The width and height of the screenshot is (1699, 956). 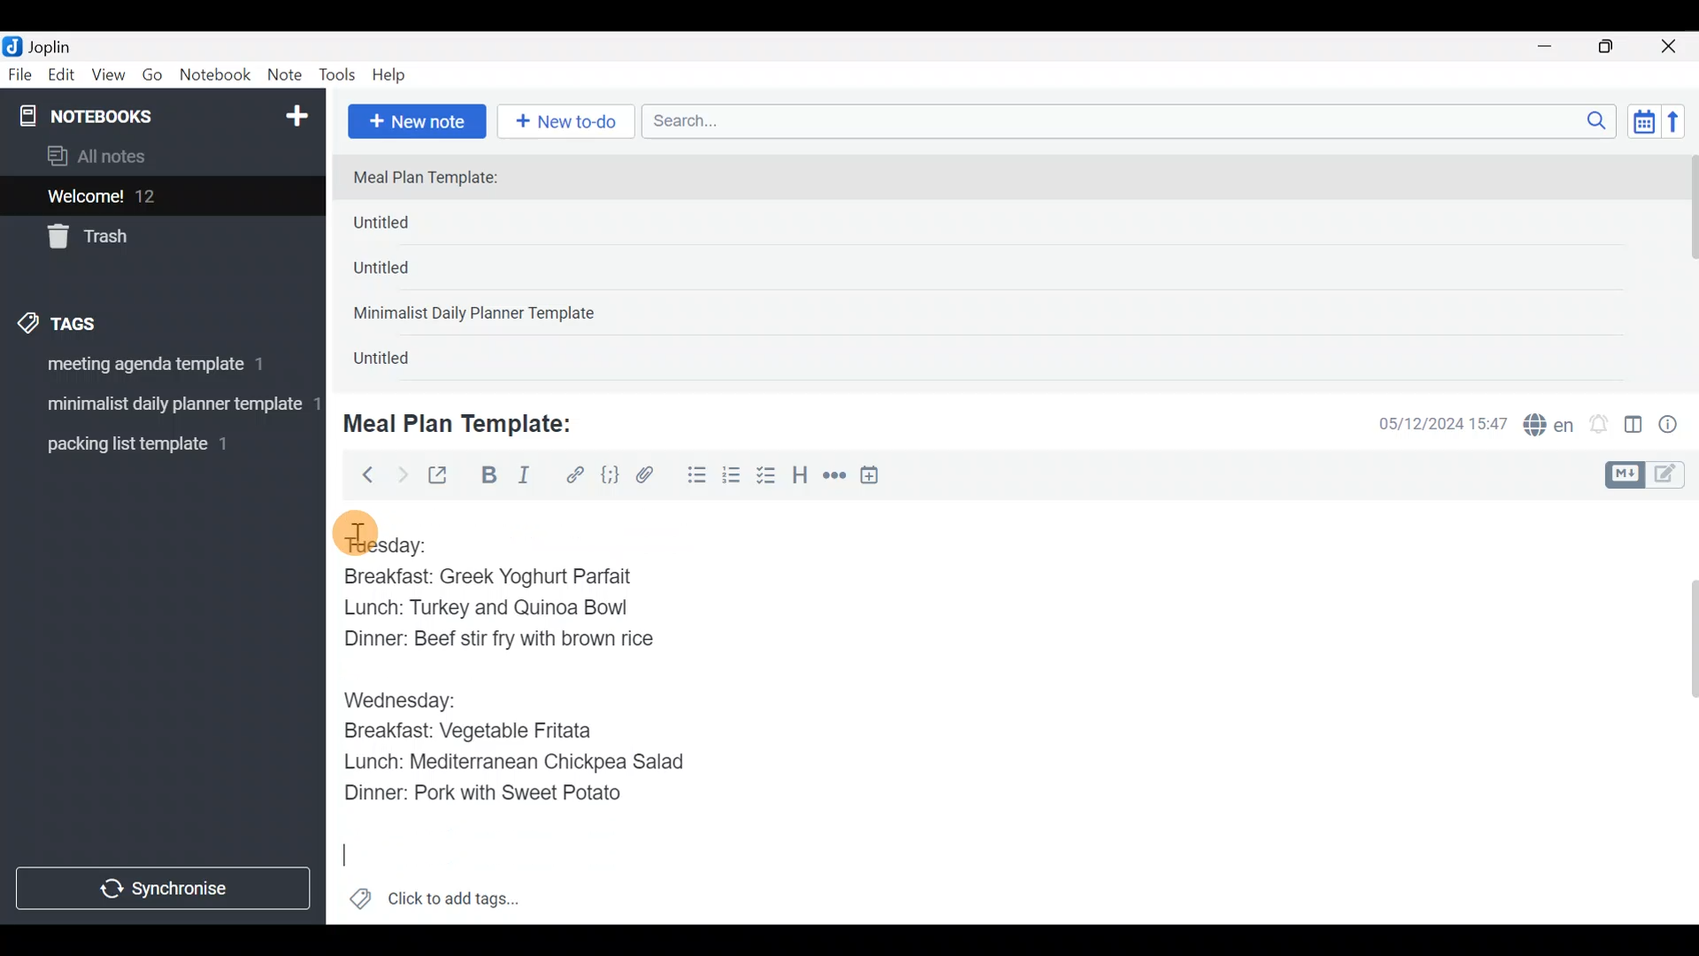 What do you see at coordinates (402, 474) in the screenshot?
I see `Forward` at bounding box center [402, 474].